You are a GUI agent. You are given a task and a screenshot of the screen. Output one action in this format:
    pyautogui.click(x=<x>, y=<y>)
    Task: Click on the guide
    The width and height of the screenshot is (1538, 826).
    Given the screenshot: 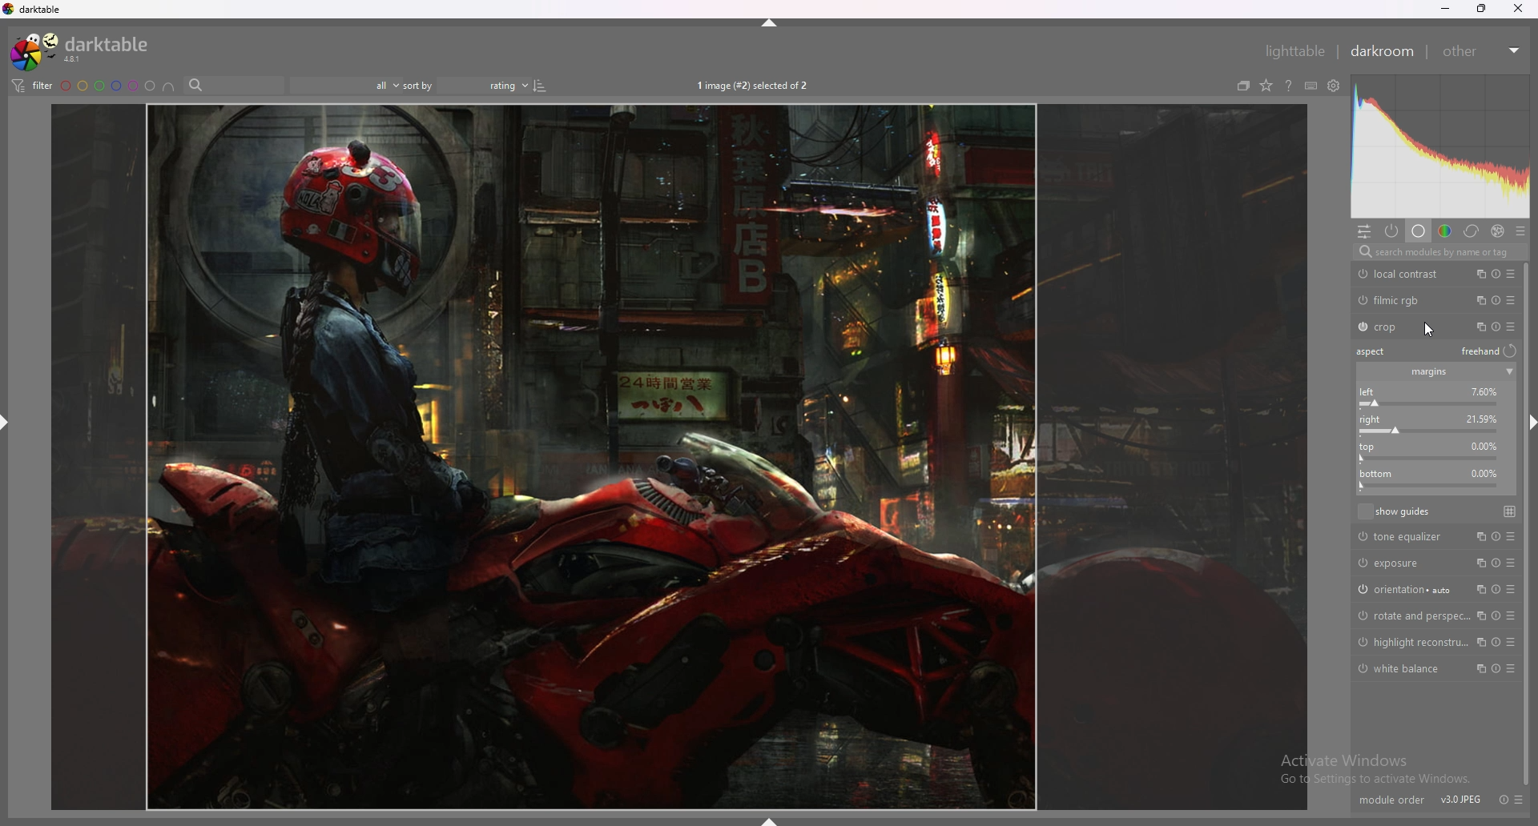 What is the action you would take?
    pyautogui.click(x=1511, y=511)
    